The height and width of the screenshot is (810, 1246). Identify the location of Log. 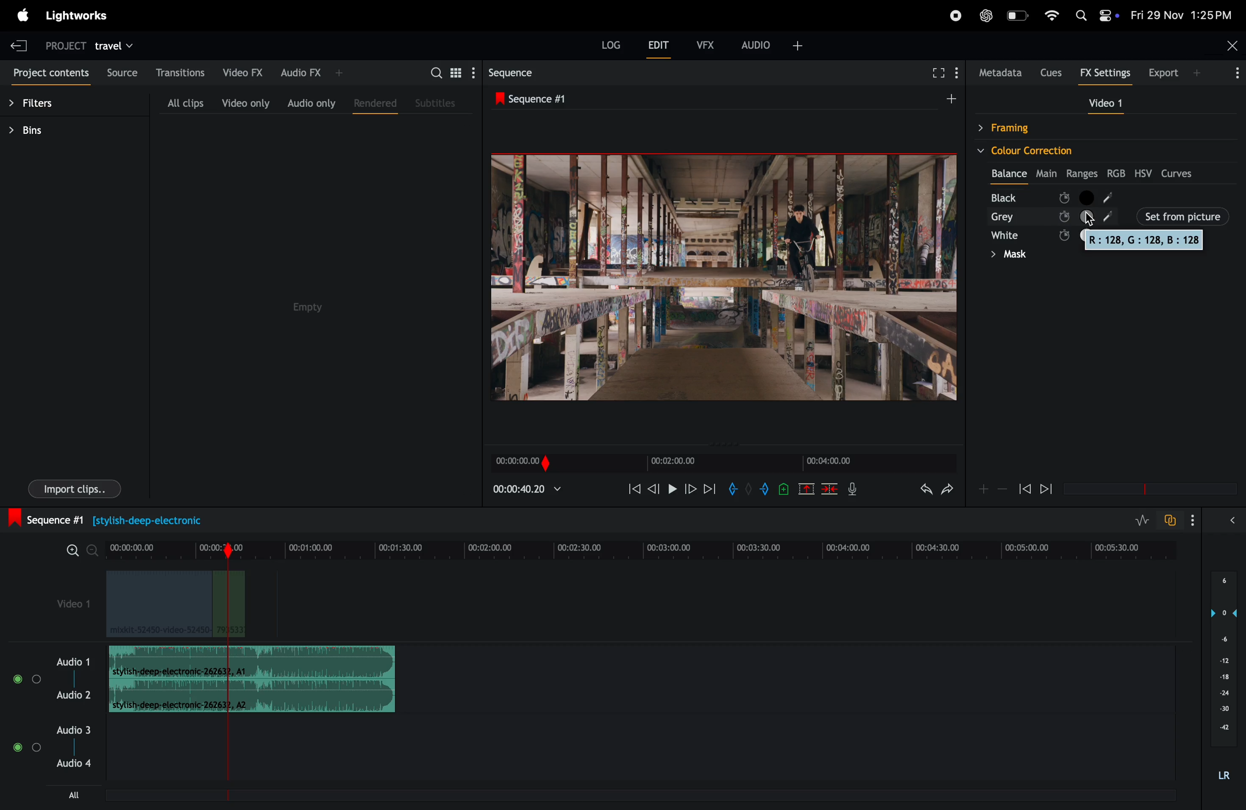
(611, 44).